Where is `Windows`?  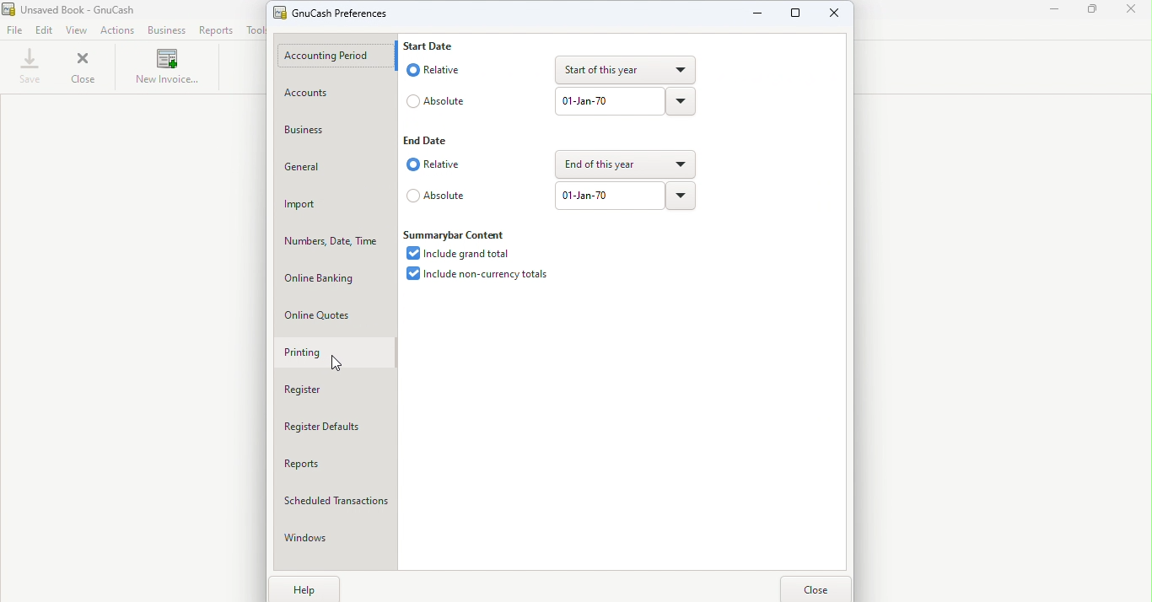 Windows is located at coordinates (334, 540).